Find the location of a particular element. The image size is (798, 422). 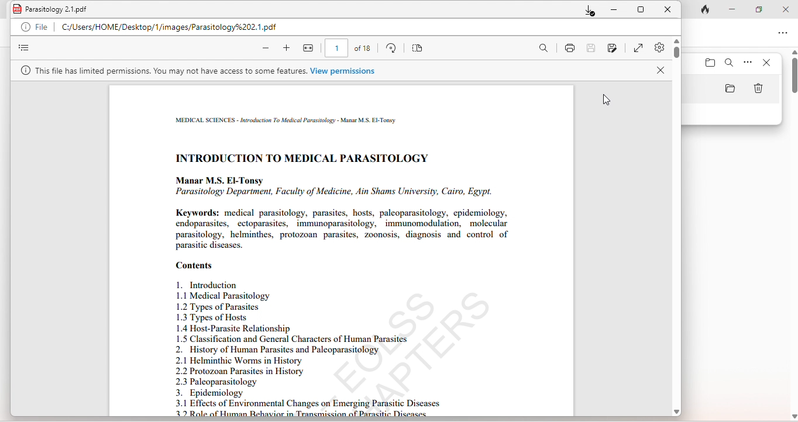

option is located at coordinates (747, 63).